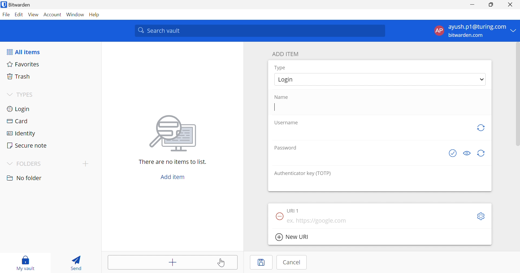  What do you see at coordinates (25, 263) in the screenshot?
I see `My vault` at bounding box center [25, 263].